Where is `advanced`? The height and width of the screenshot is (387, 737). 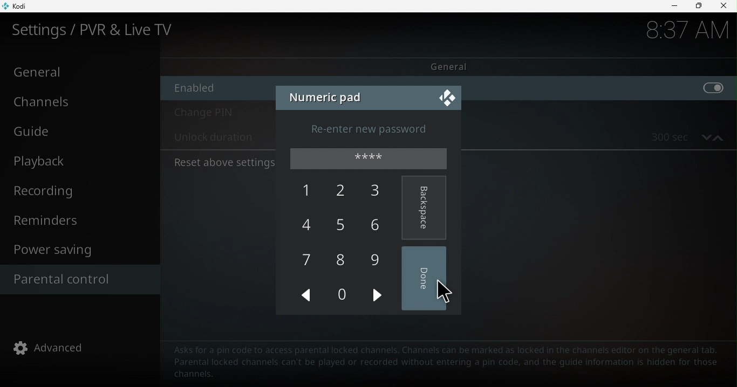 advanced is located at coordinates (51, 348).